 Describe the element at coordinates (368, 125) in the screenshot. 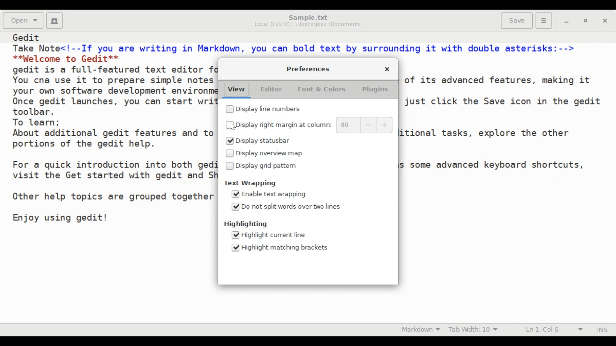

I see `decrease` at that location.